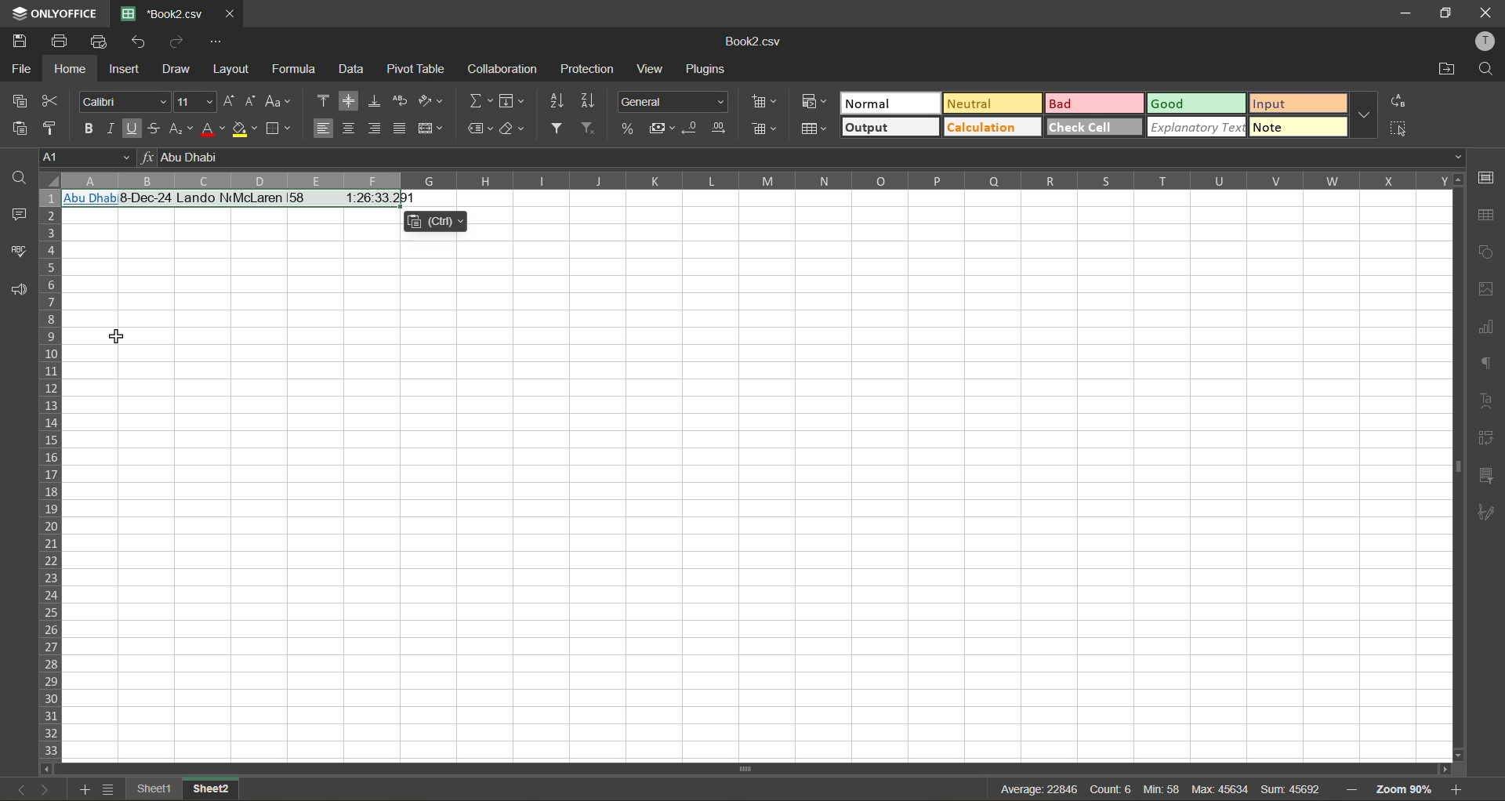  Describe the element at coordinates (1454, 756) in the screenshot. I see `move down` at that location.